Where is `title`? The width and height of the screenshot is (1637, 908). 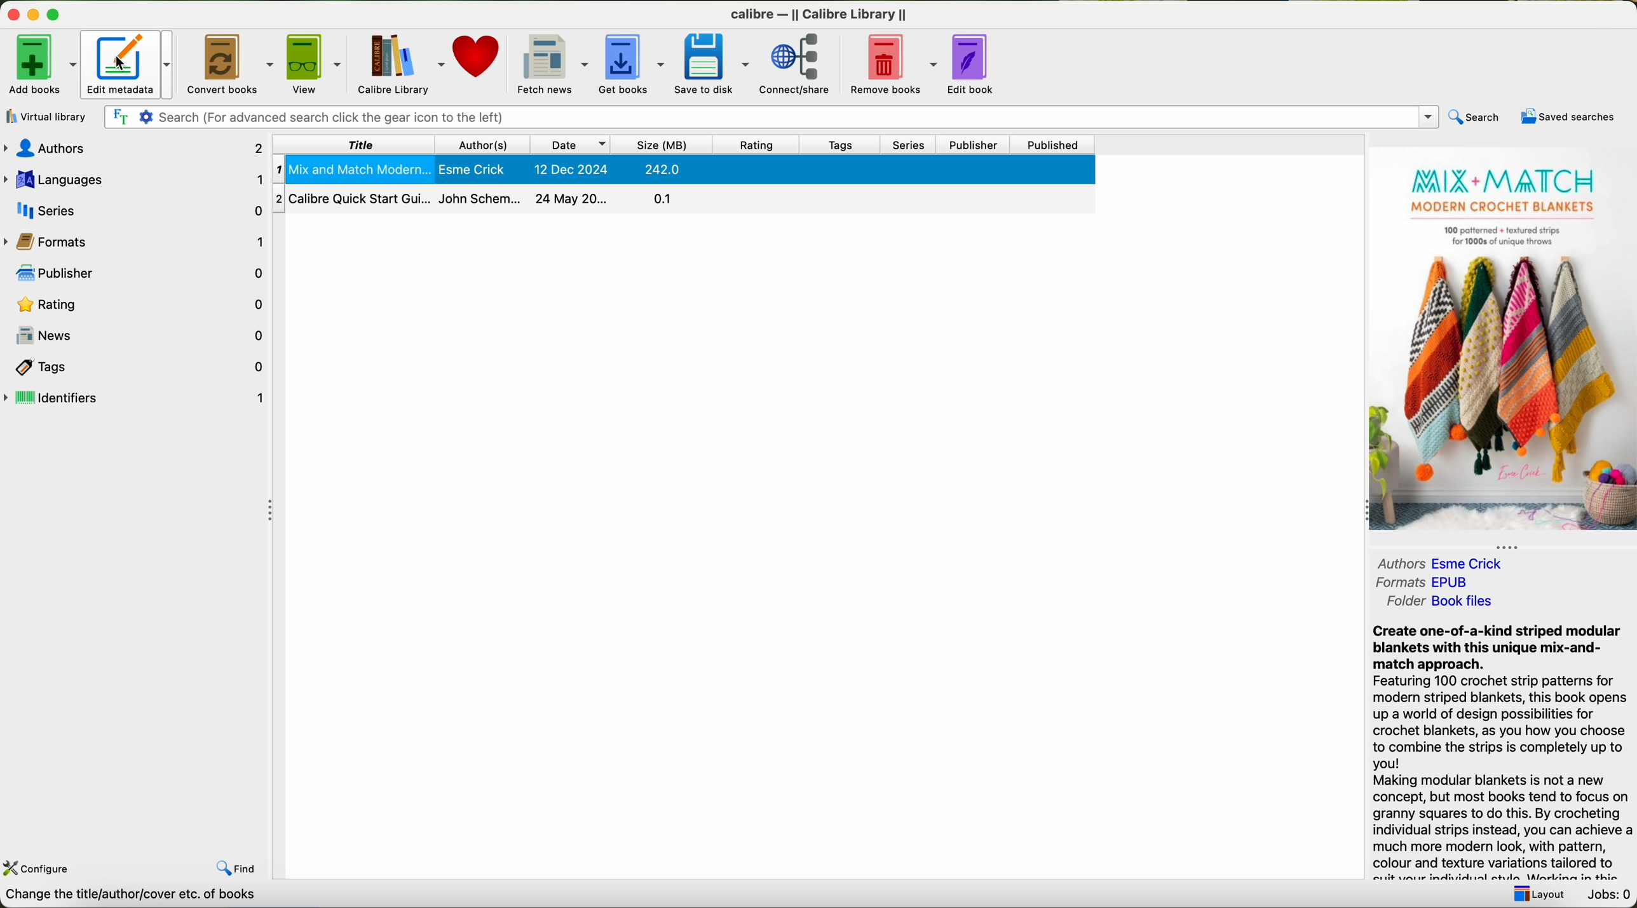 title is located at coordinates (355, 144).